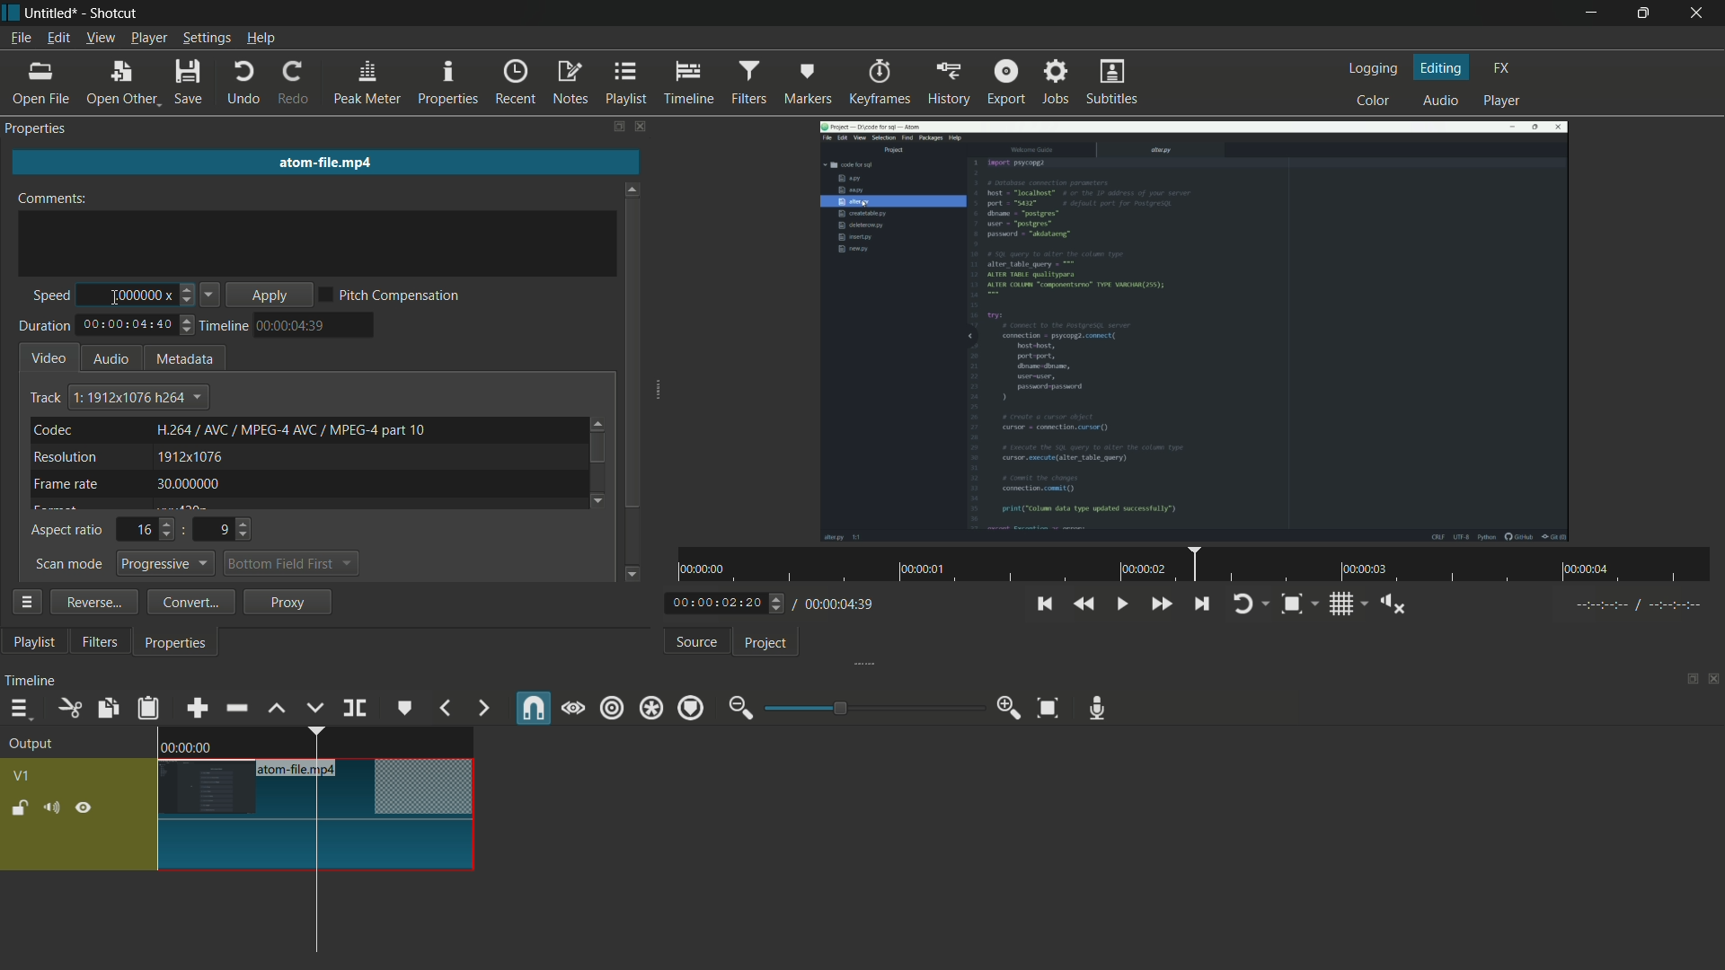  What do you see at coordinates (188, 304) in the screenshot?
I see `decrease` at bounding box center [188, 304].